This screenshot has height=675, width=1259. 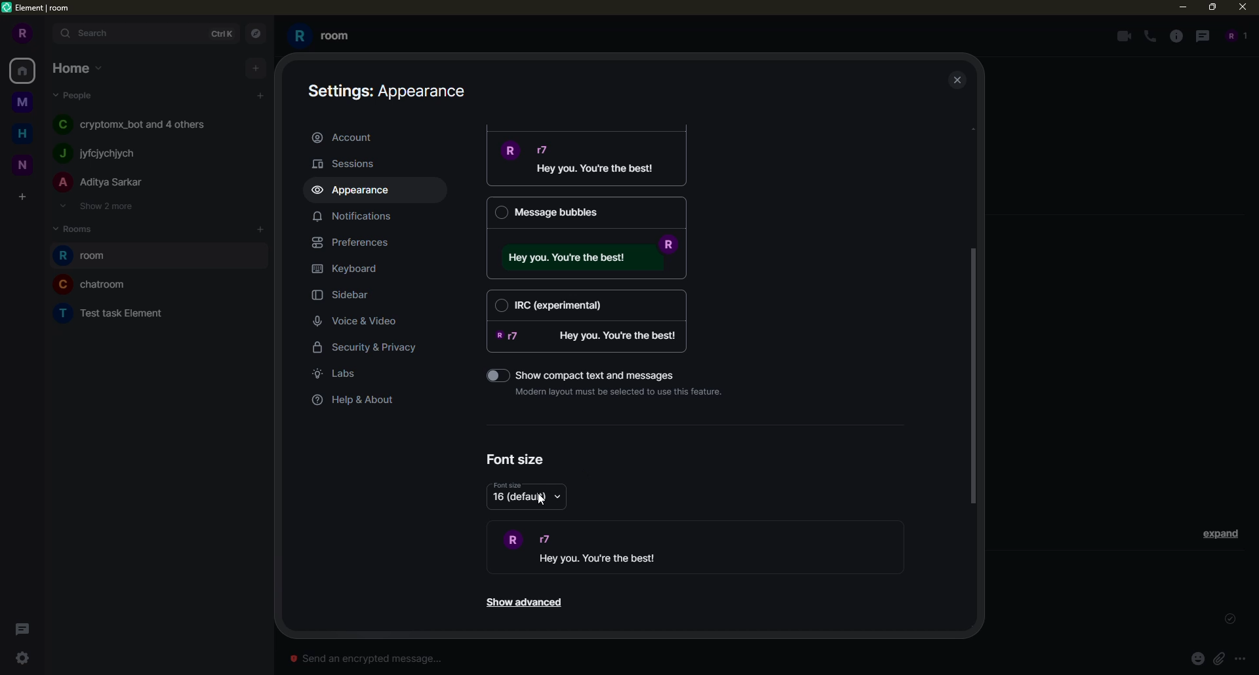 What do you see at coordinates (1201, 35) in the screenshot?
I see `threads` at bounding box center [1201, 35].